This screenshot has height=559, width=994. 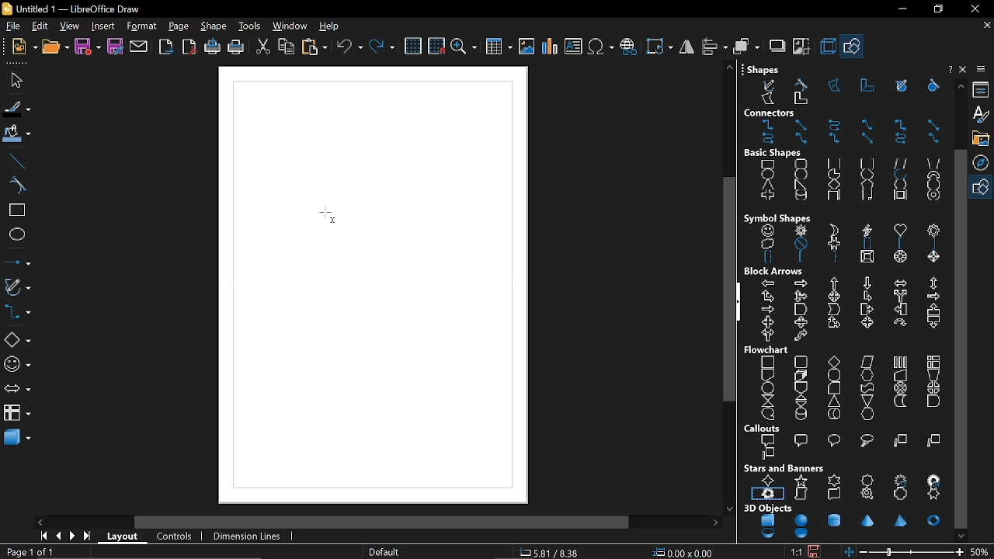 What do you see at coordinates (190, 47) in the screenshot?
I see `export as pdf` at bounding box center [190, 47].